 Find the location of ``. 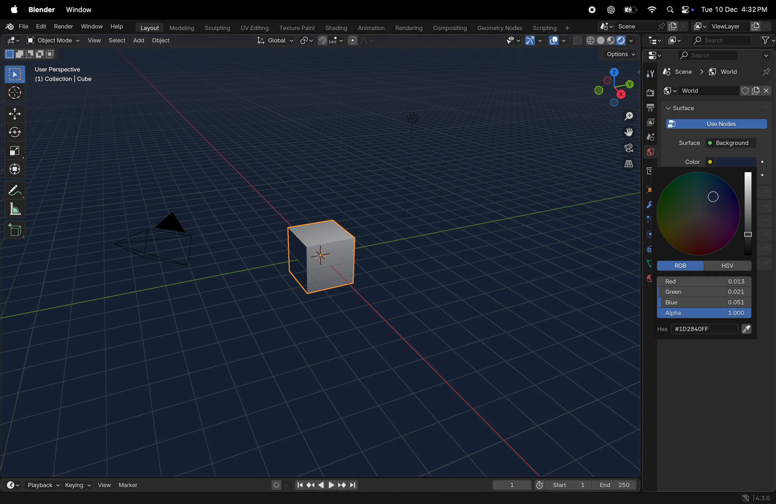

 is located at coordinates (726, 55).